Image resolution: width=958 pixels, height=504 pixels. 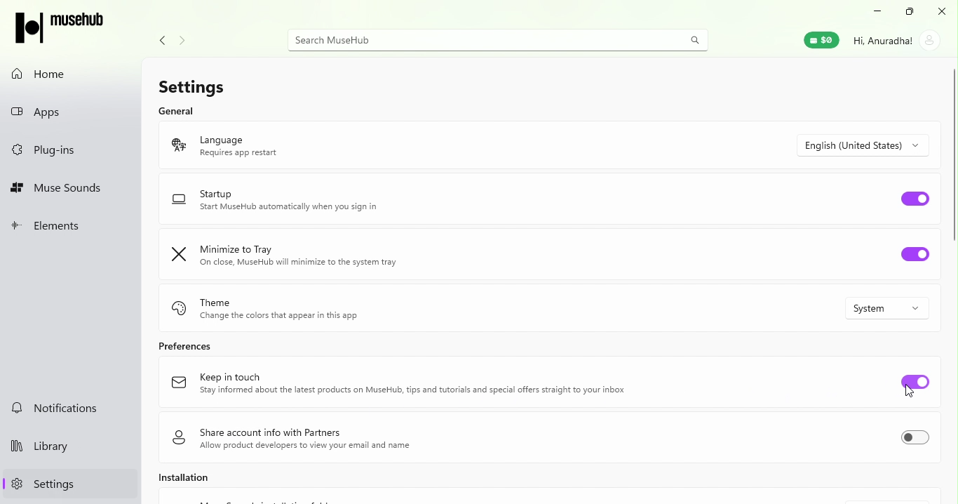 What do you see at coordinates (70, 227) in the screenshot?
I see `Elements` at bounding box center [70, 227].